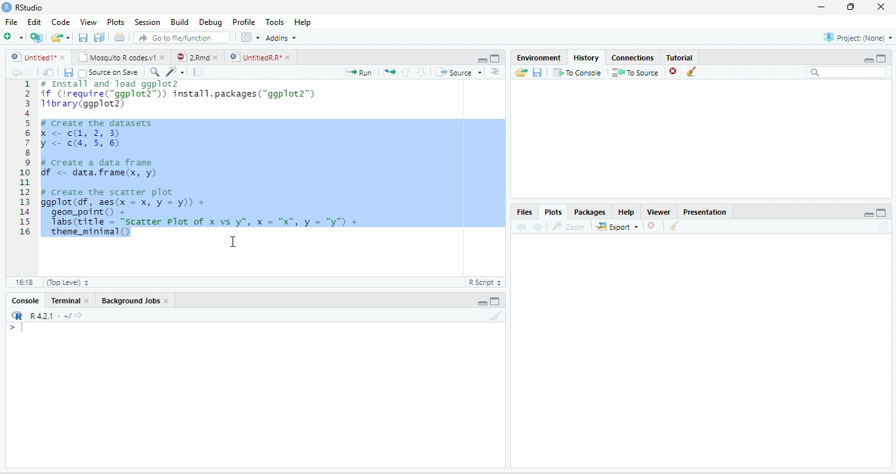 This screenshot has height=474, width=896. I want to click on View the current working directory, so click(78, 314).